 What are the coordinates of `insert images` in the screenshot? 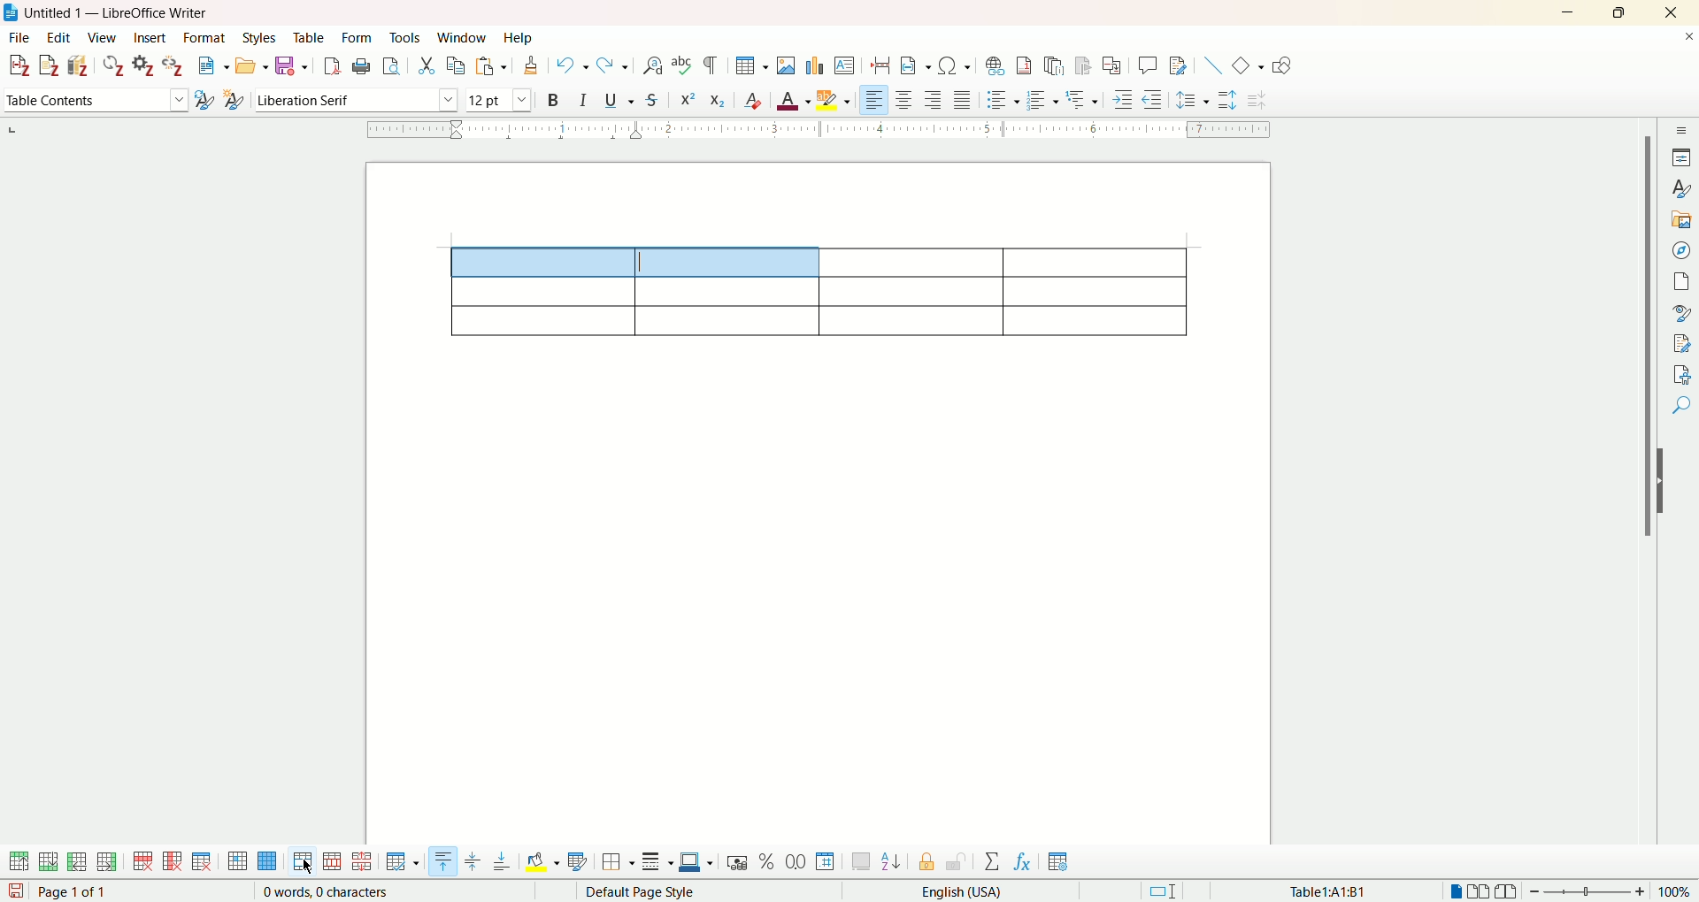 It's located at (785, 65).